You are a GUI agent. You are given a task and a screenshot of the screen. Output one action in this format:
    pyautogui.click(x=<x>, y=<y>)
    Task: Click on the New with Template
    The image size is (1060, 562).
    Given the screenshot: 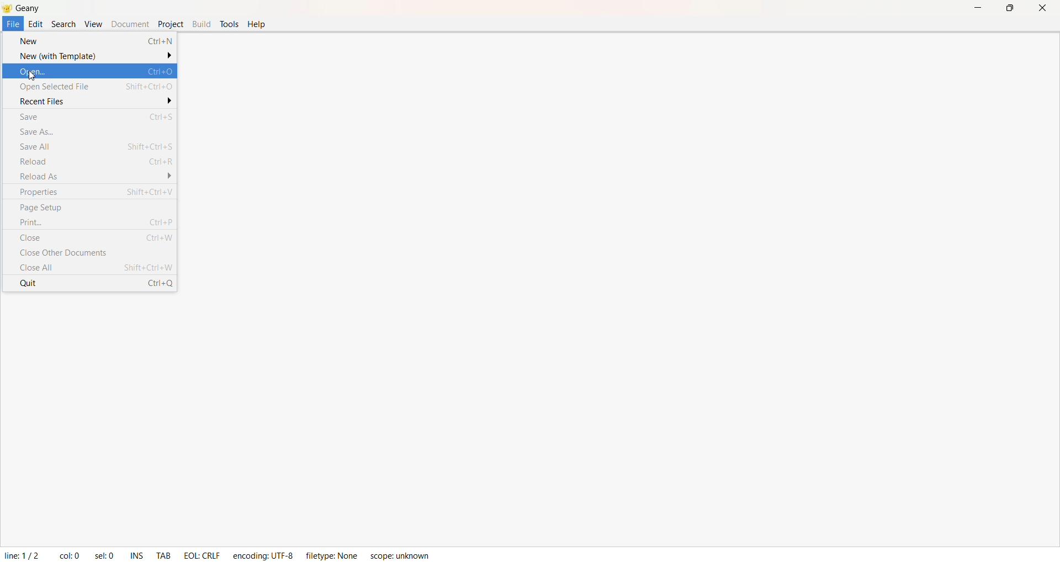 What is the action you would take?
    pyautogui.click(x=94, y=55)
    